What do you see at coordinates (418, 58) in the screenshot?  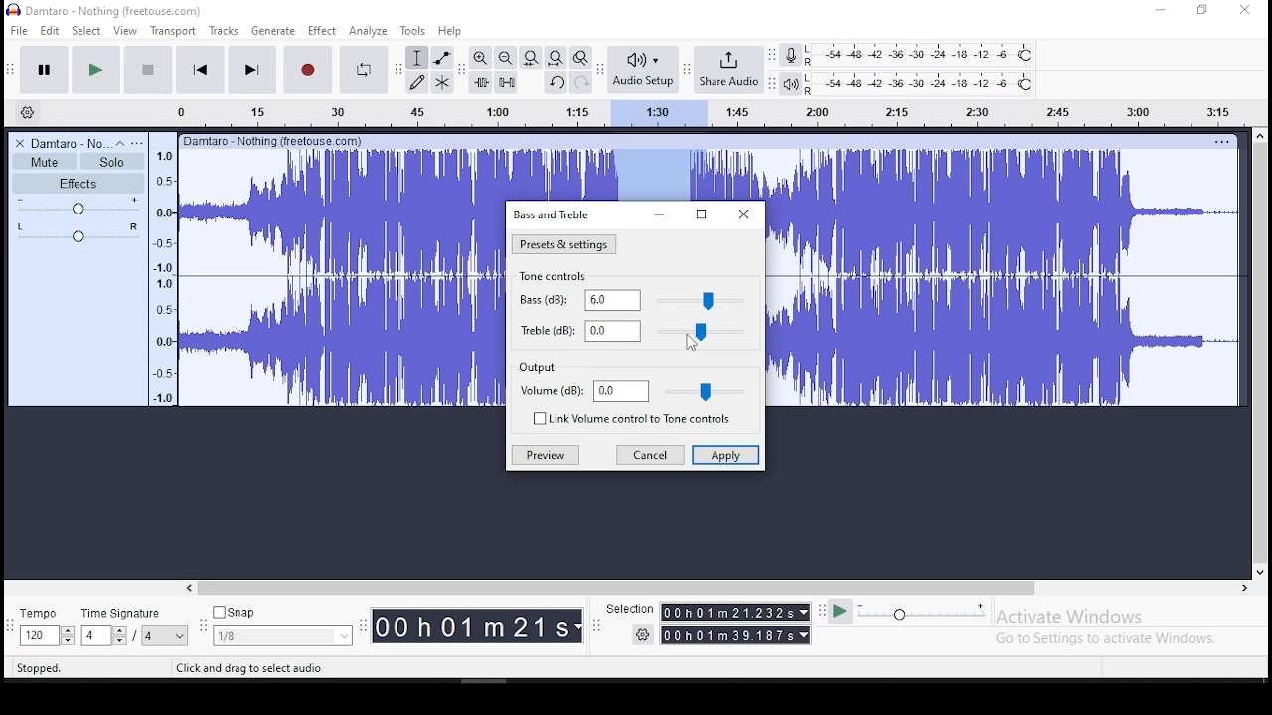 I see `selection tool` at bounding box center [418, 58].